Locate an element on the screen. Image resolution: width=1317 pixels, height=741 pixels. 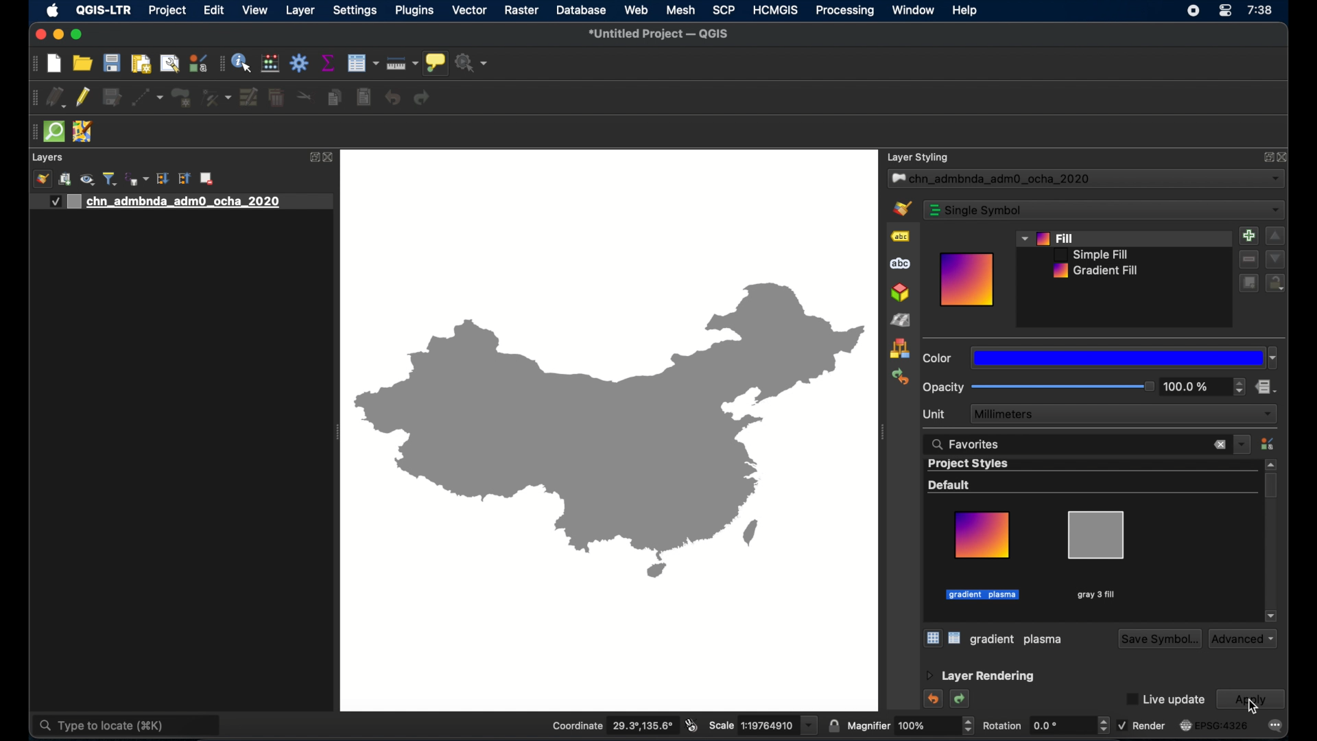
drag handle is located at coordinates (34, 98).